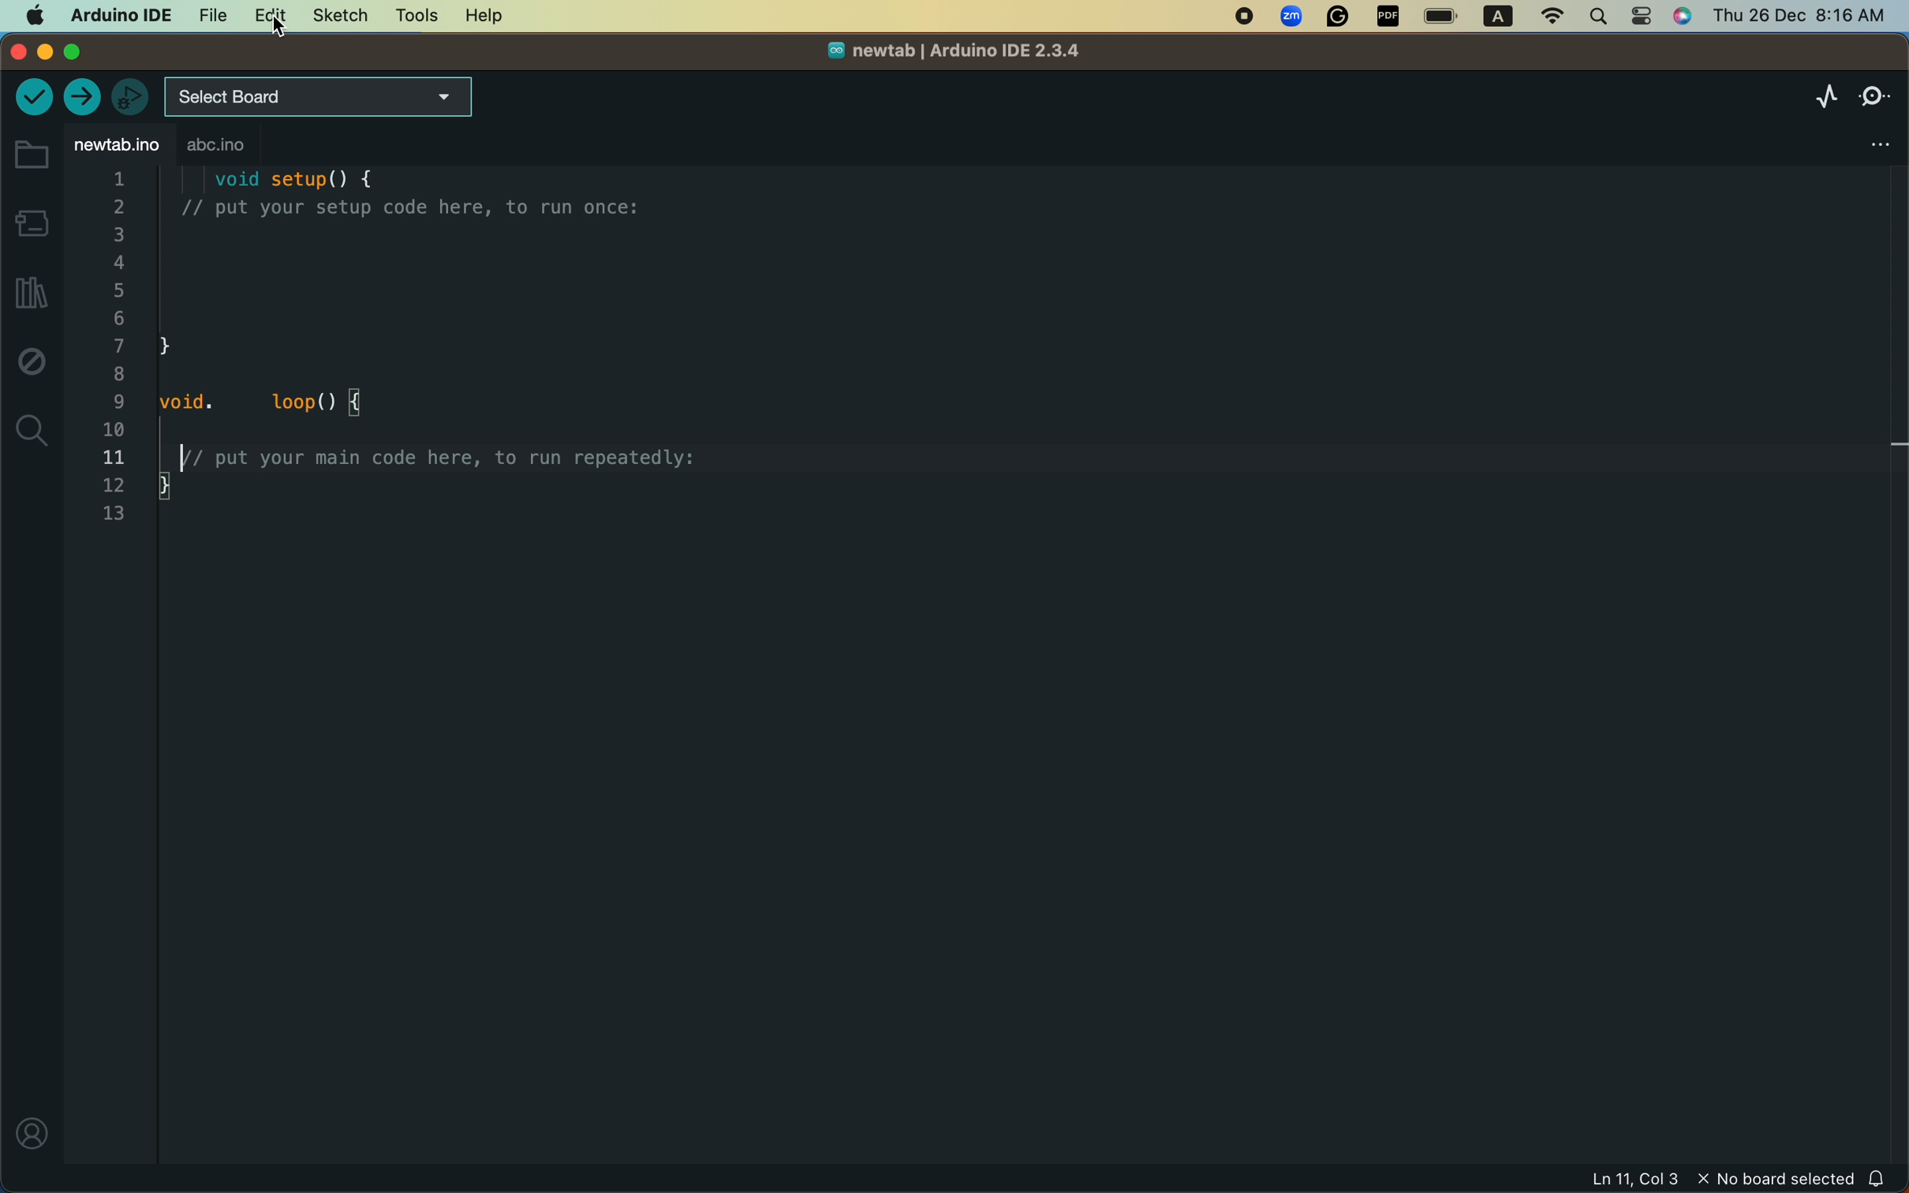 This screenshot has width=1909, height=1193. What do you see at coordinates (1293, 17) in the screenshot?
I see `` at bounding box center [1293, 17].